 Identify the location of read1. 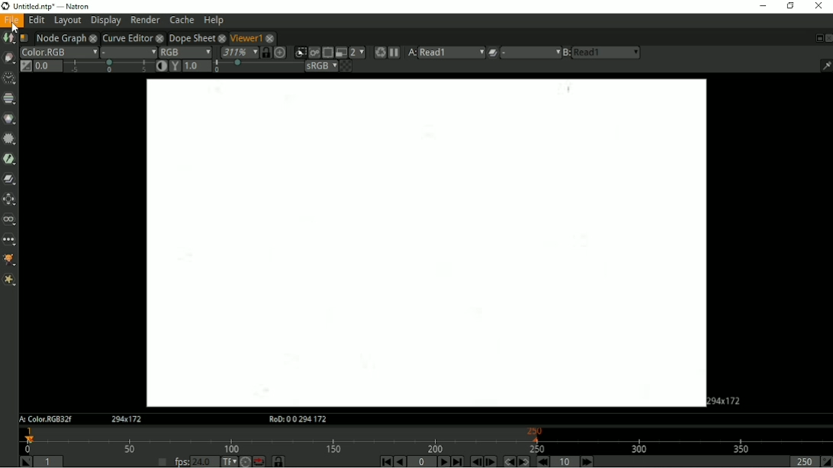
(452, 53).